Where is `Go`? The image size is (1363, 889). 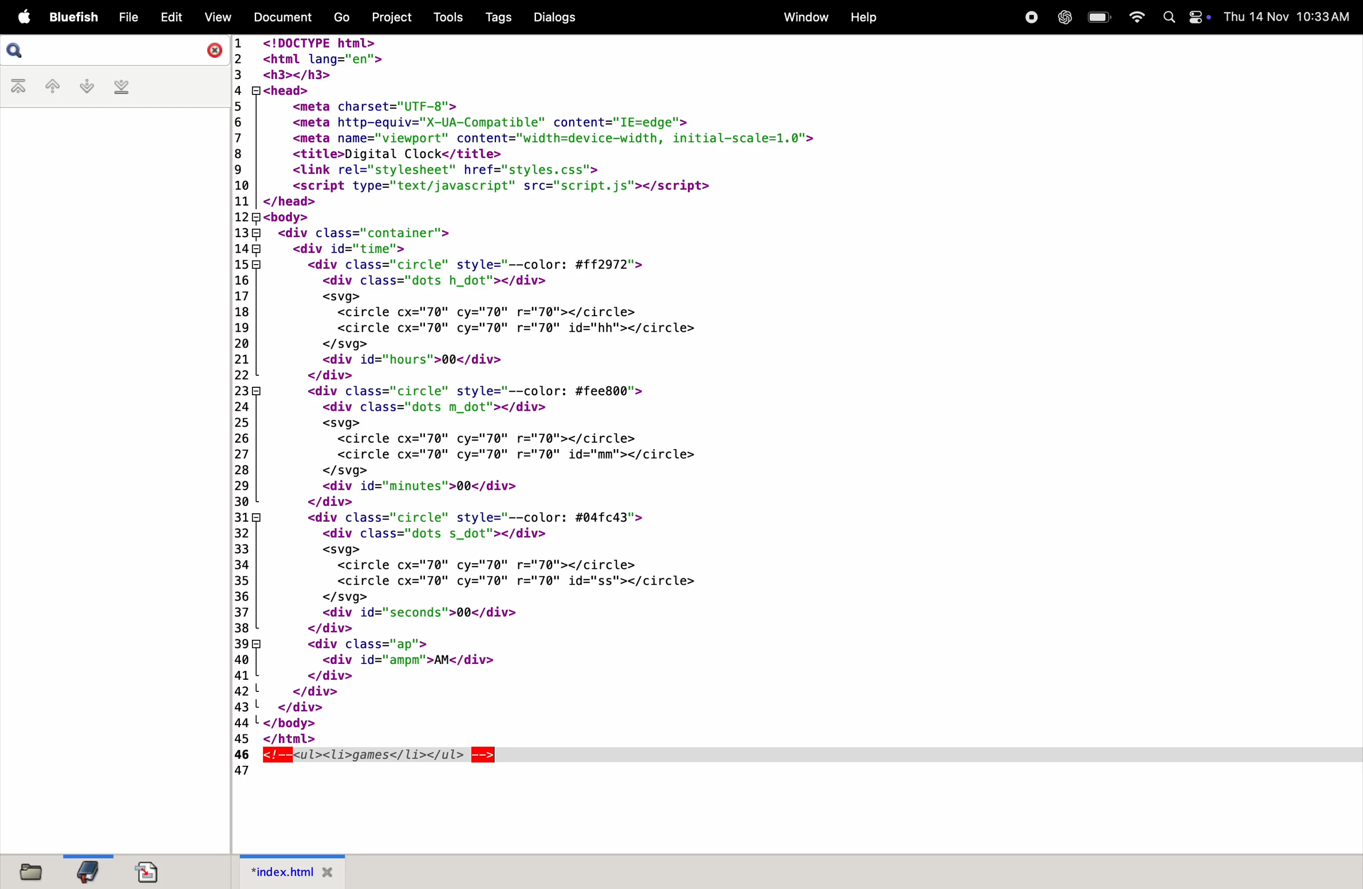
Go is located at coordinates (341, 17).